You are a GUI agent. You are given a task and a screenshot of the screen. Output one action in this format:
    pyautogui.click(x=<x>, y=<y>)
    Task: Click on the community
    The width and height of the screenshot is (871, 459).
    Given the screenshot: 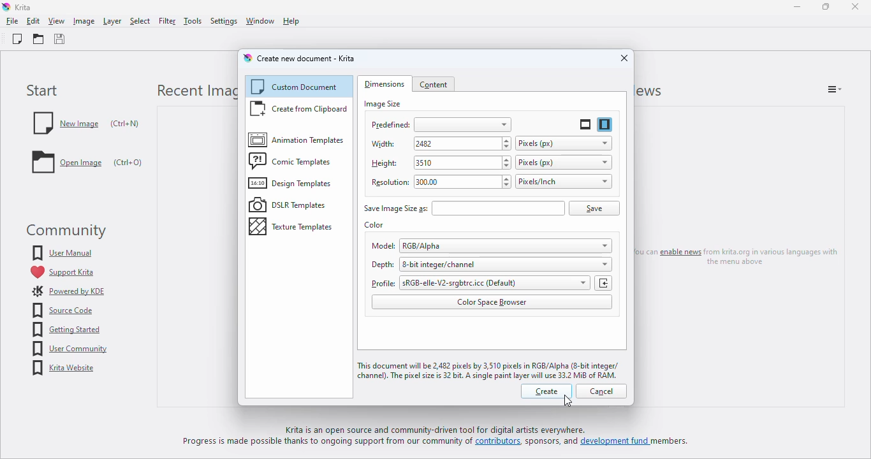 What is the action you would take?
    pyautogui.click(x=64, y=231)
    